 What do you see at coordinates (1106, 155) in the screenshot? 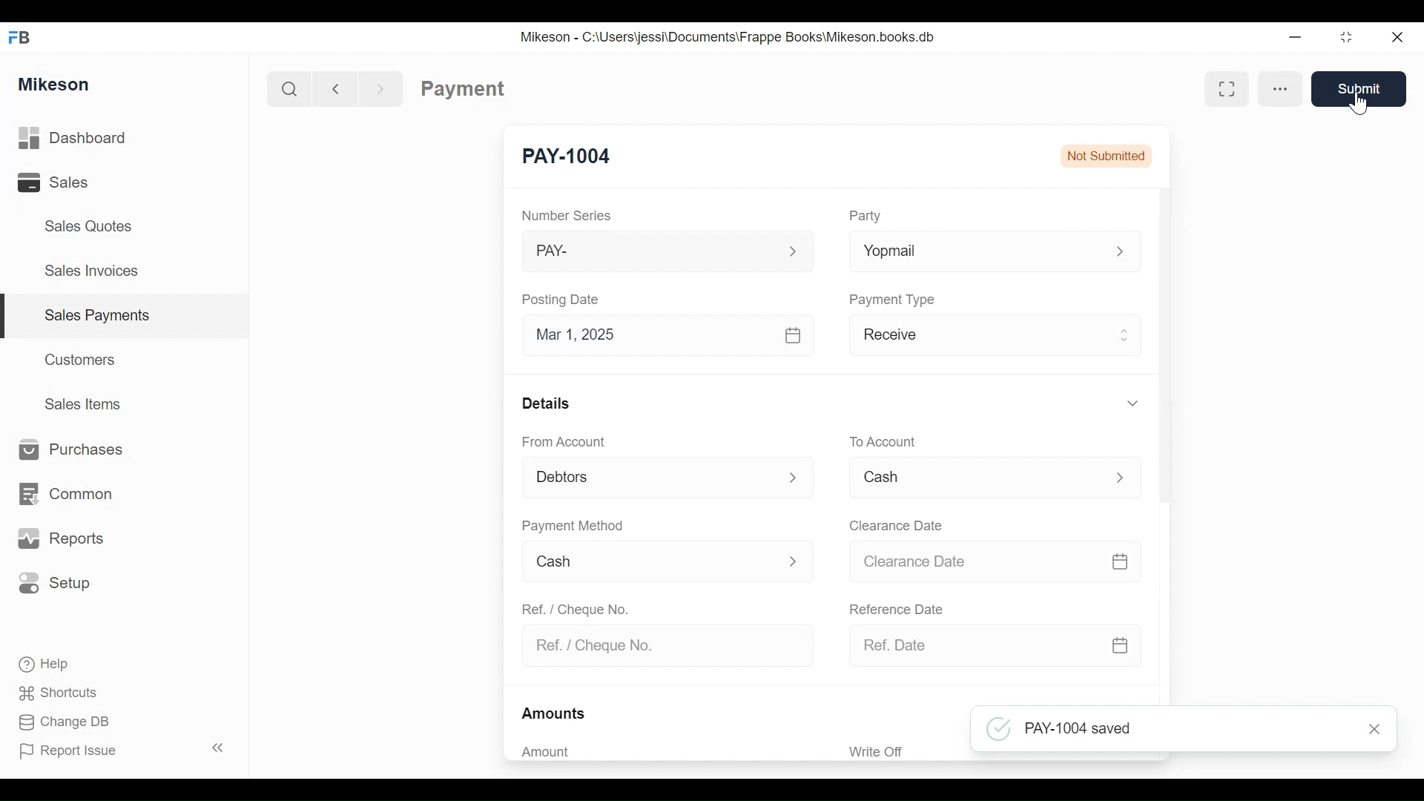
I see `Not submitted` at bounding box center [1106, 155].